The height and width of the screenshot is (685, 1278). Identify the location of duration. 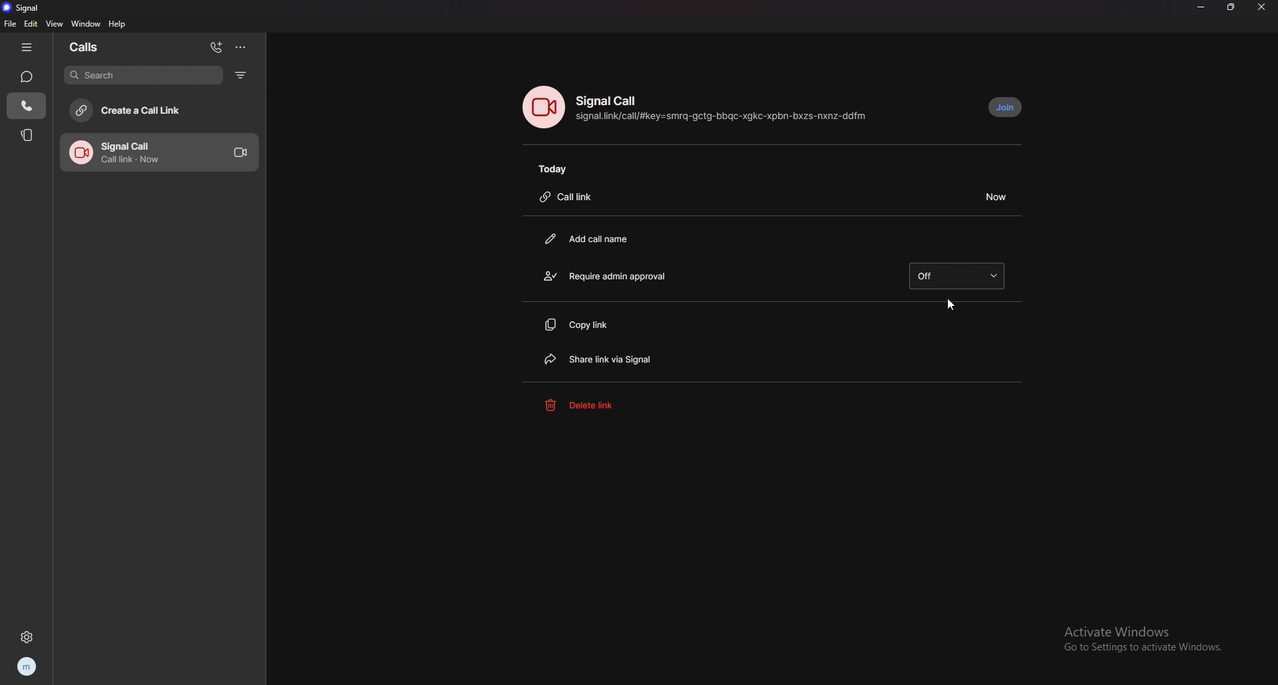
(994, 196).